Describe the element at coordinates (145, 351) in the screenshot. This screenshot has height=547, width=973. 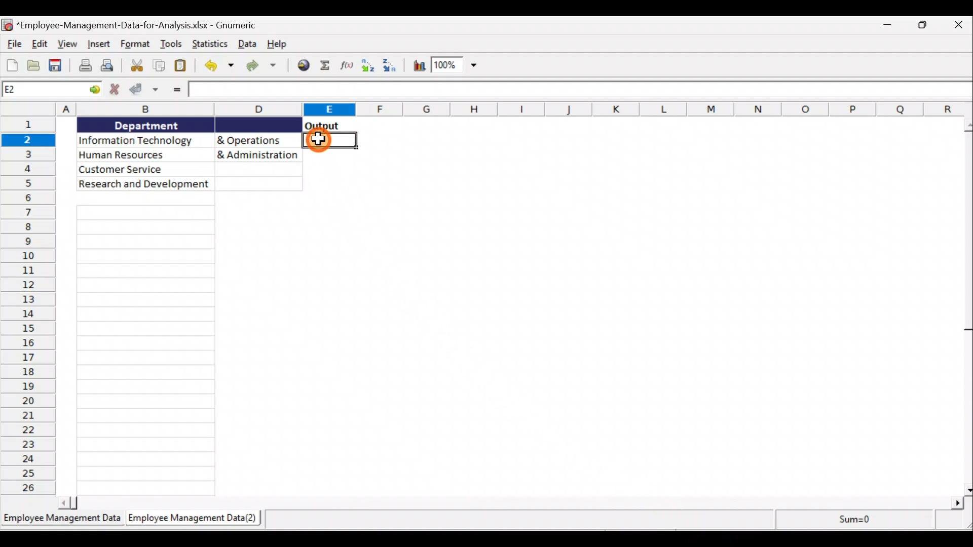
I see `column` at that location.